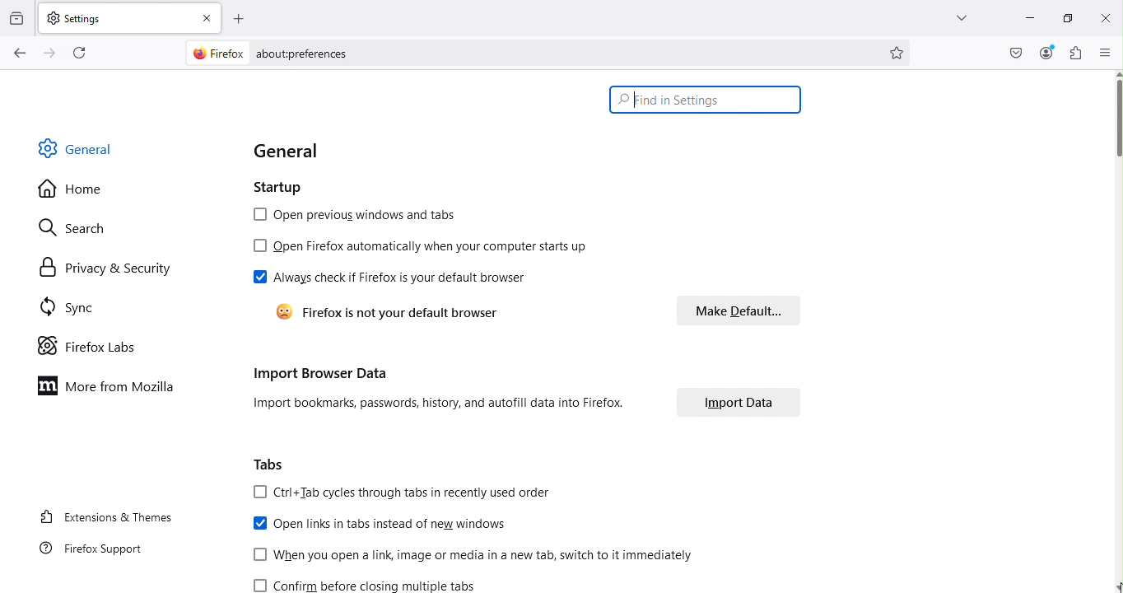 This screenshot has width=1123, height=593. Describe the element at coordinates (898, 53) in the screenshot. I see `Bookmark` at that location.